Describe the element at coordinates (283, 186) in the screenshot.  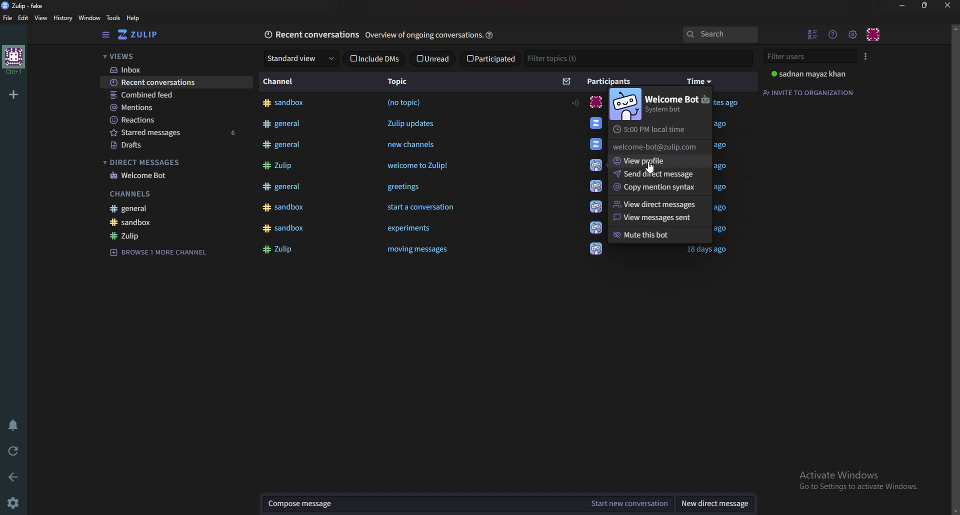
I see `# general` at that location.